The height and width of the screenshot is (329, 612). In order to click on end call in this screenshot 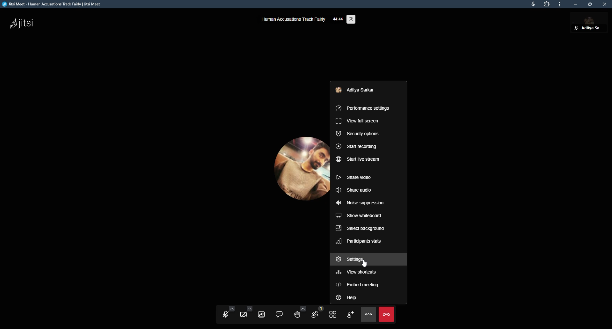, I will do `click(386, 314)`.